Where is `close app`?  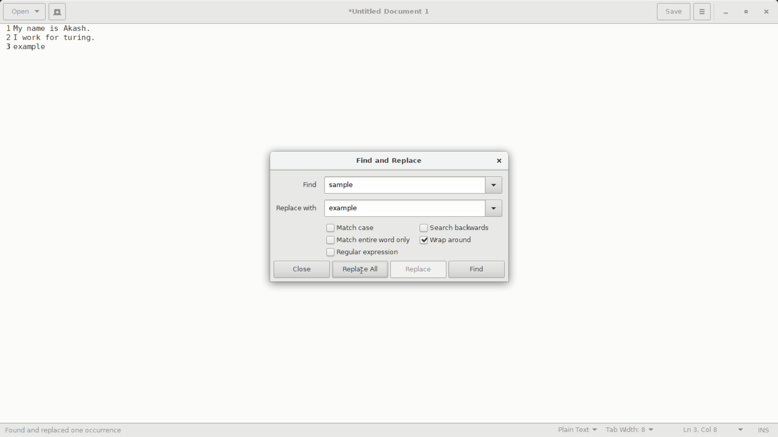
close app is located at coordinates (766, 12).